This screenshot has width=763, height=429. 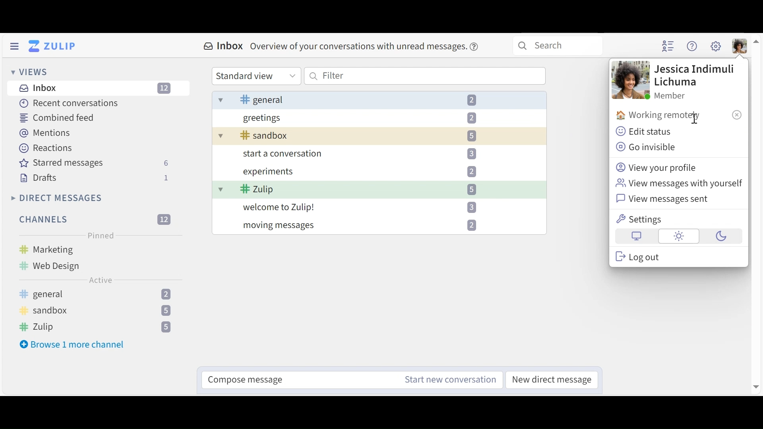 I want to click on # sandbox, so click(x=97, y=311).